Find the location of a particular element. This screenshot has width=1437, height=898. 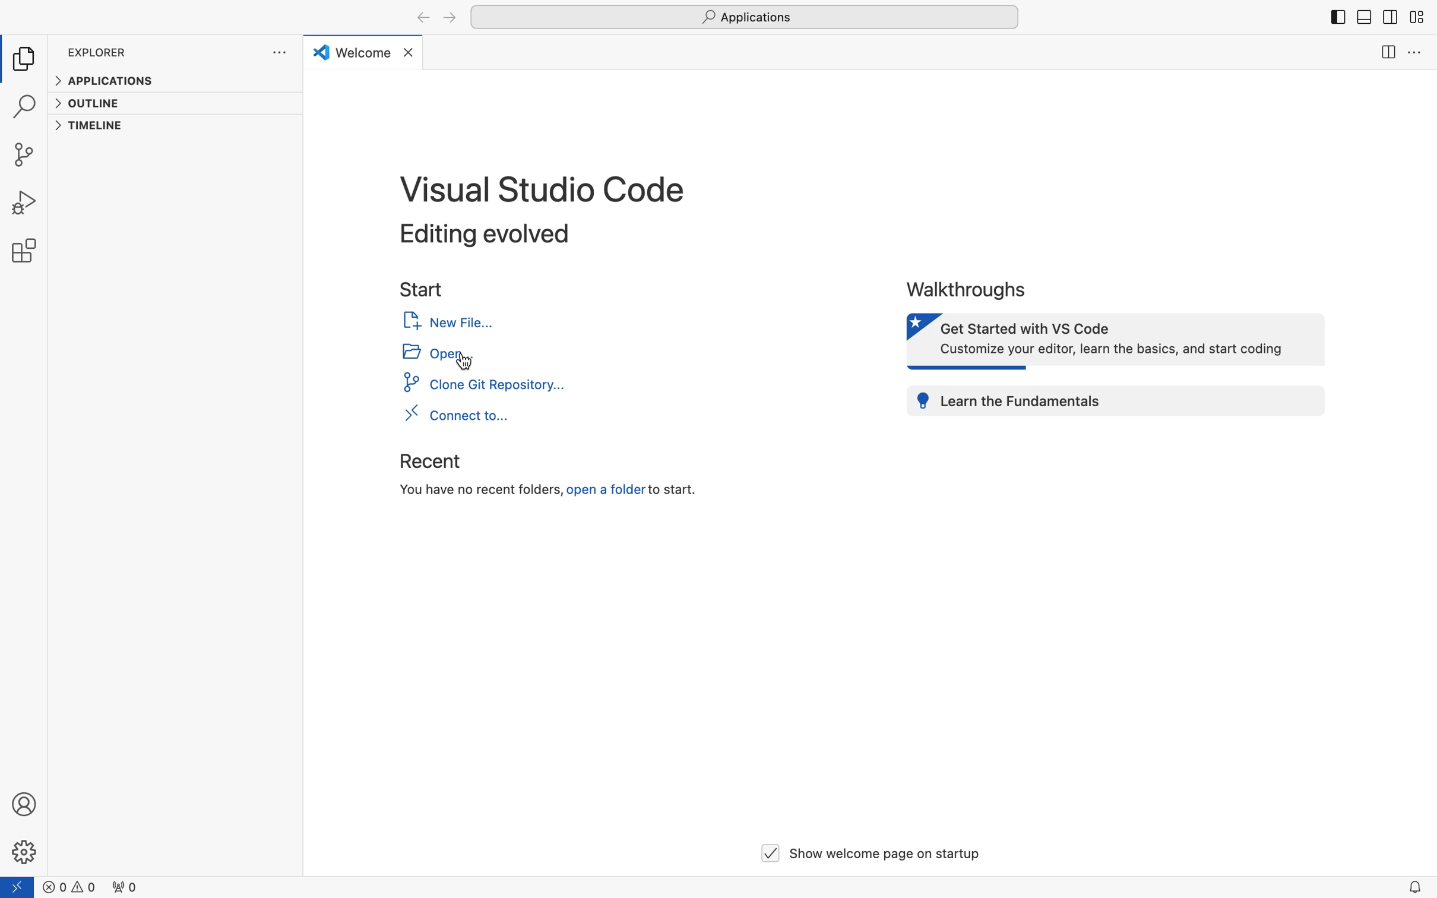

toggle primary side bar is located at coordinates (1338, 18).